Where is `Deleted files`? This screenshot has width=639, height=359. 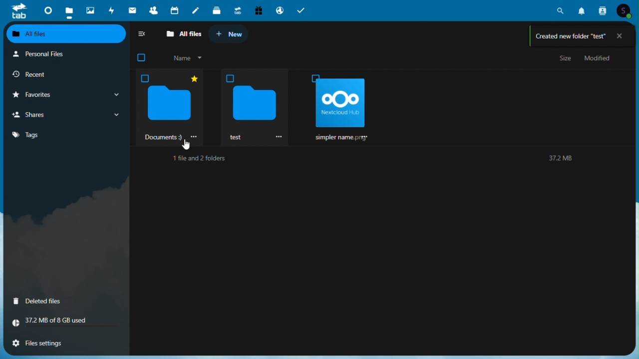 Deleted files is located at coordinates (63, 302).